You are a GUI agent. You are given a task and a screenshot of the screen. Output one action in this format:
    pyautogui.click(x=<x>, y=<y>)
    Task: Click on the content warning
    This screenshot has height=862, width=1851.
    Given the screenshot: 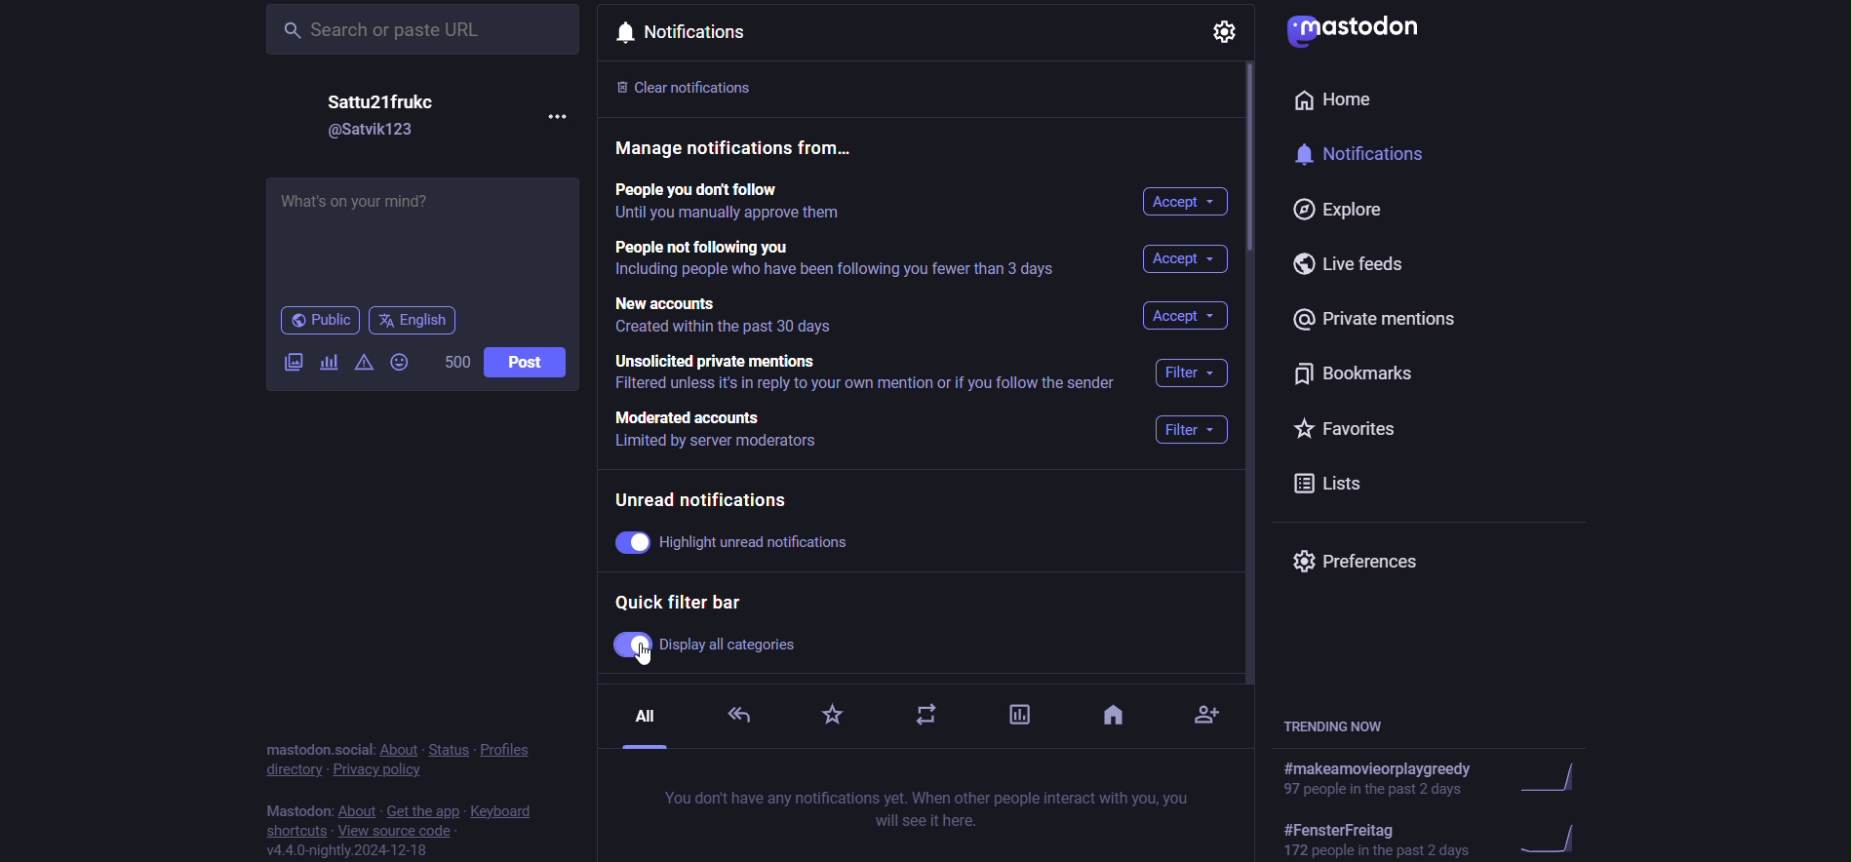 What is the action you would take?
    pyautogui.click(x=361, y=361)
    